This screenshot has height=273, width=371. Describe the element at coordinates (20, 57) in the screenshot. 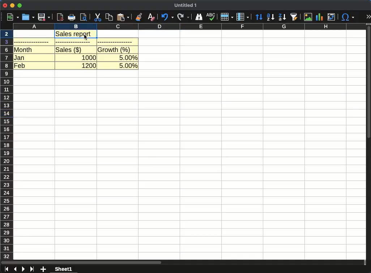

I see `jan` at that location.